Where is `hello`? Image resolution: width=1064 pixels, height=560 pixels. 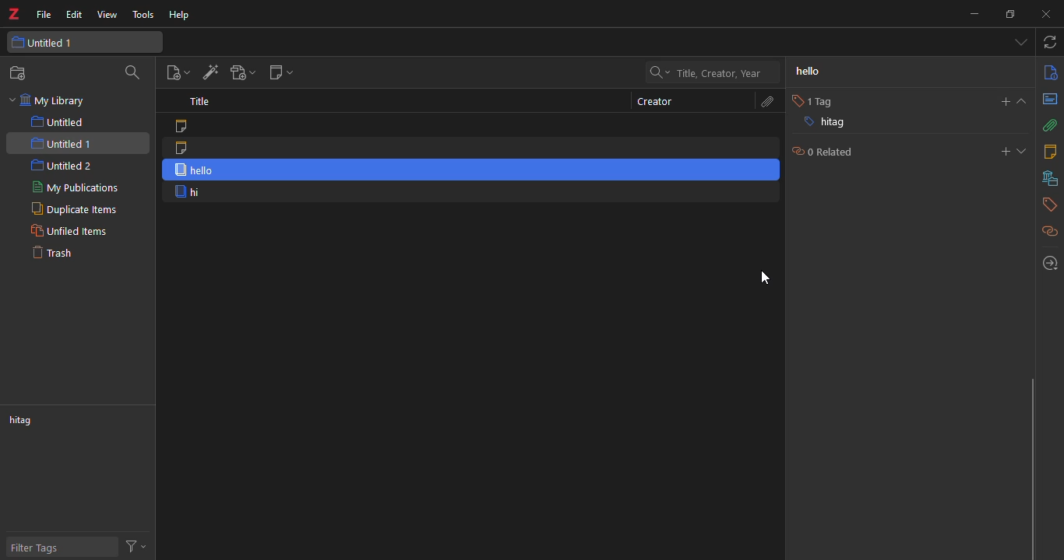 hello is located at coordinates (808, 71).